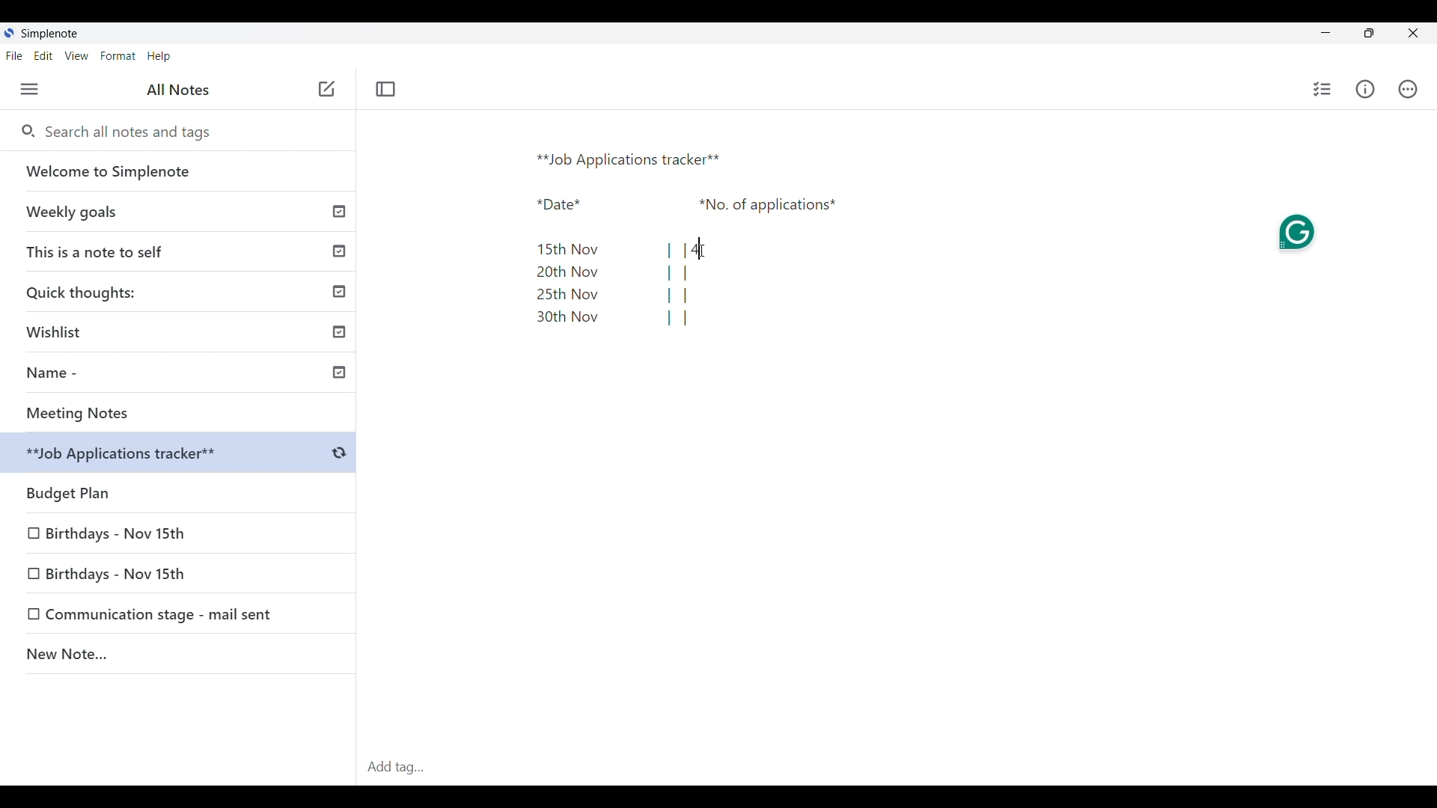 The width and height of the screenshot is (1437, 808). I want to click on New Note.., so click(179, 656).